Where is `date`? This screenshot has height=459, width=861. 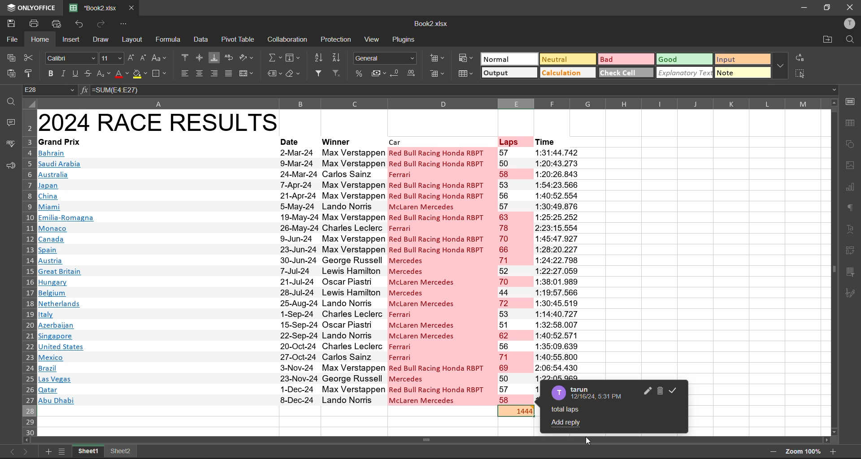 date is located at coordinates (298, 276).